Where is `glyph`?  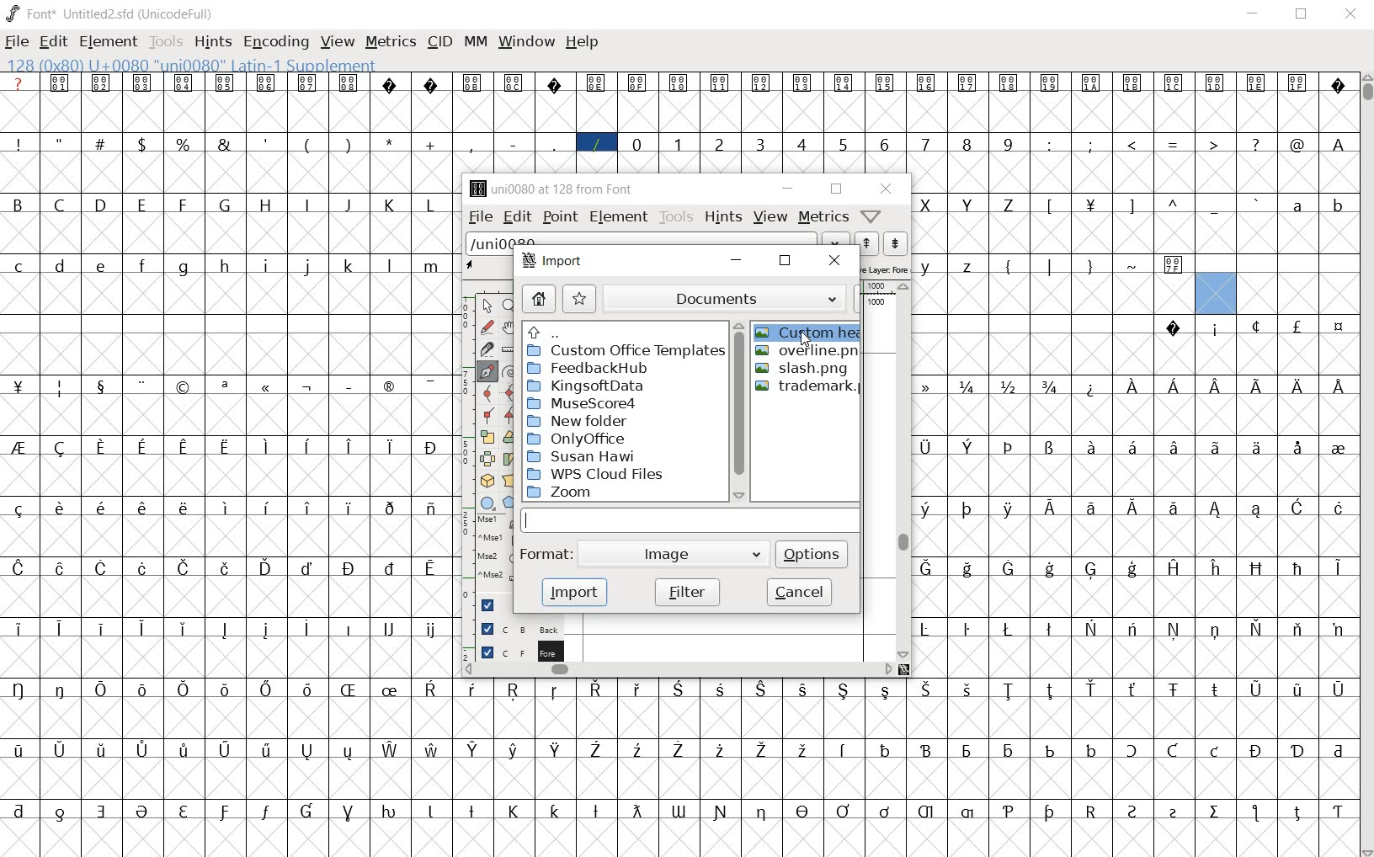 glyph is located at coordinates (142, 568).